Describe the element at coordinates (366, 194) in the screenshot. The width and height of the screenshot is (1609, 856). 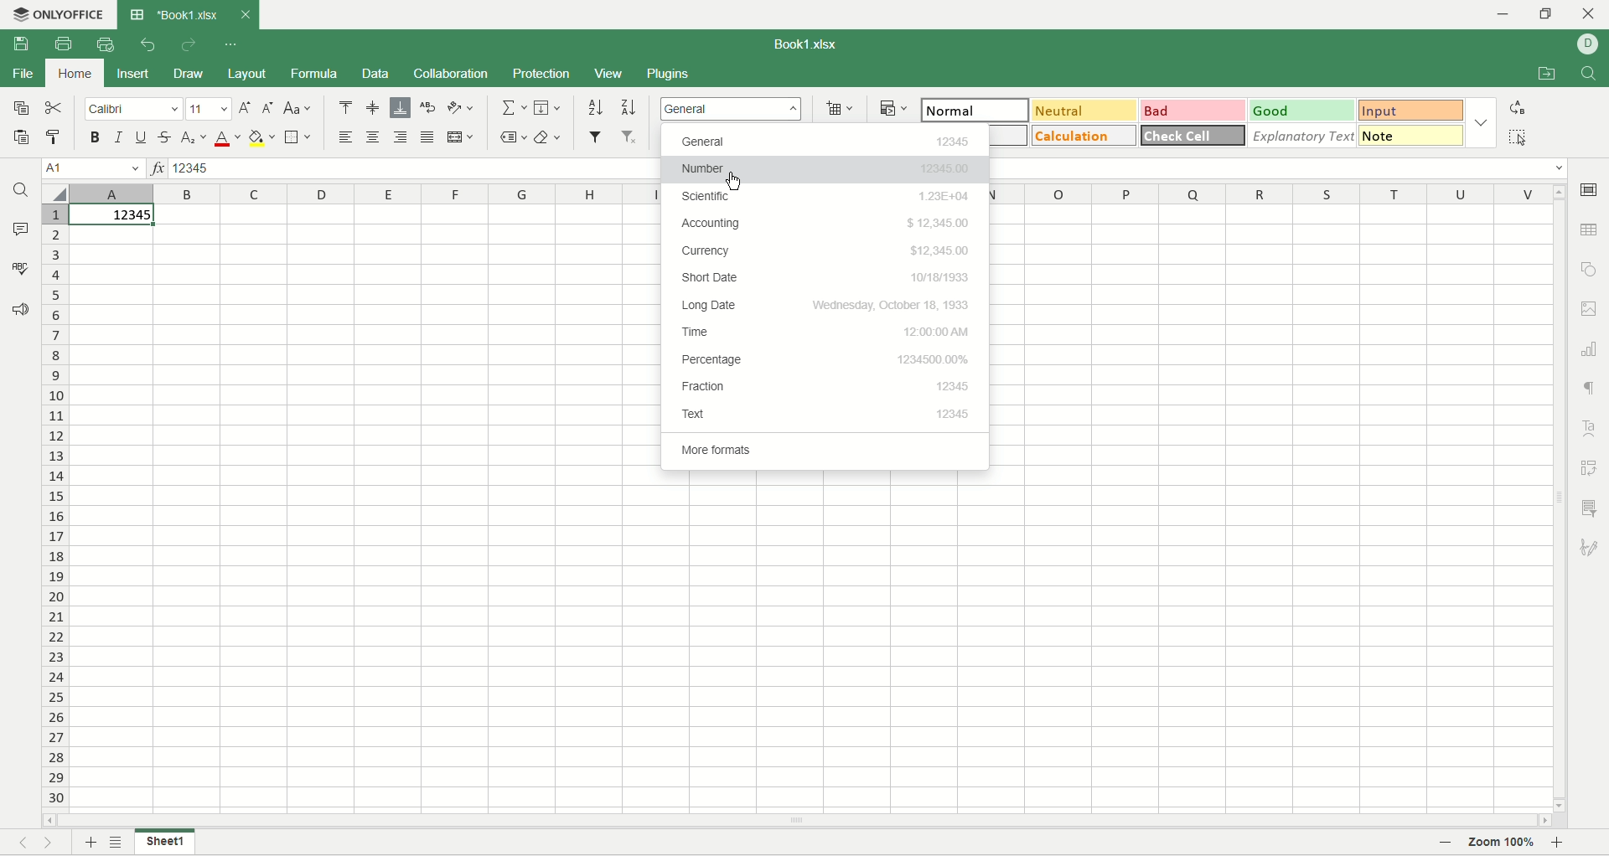
I see `column name` at that location.